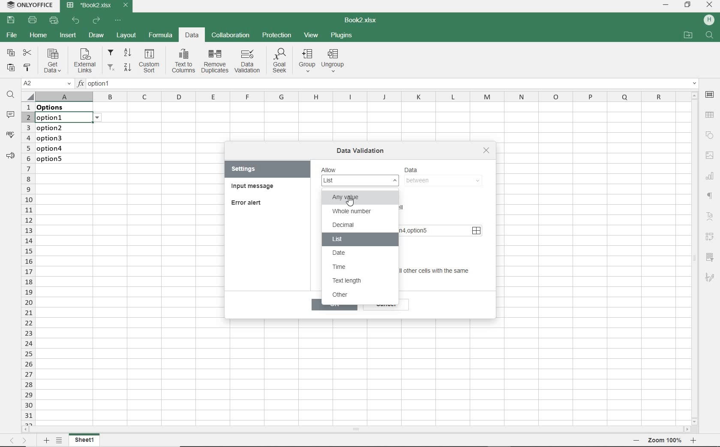  What do you see at coordinates (344, 225) in the screenshot?
I see `decimal` at bounding box center [344, 225].